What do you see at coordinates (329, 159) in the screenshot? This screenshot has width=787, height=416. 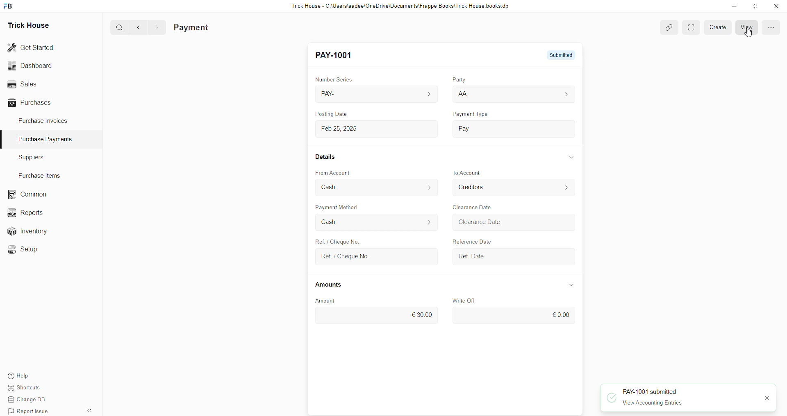 I see `Details` at bounding box center [329, 159].